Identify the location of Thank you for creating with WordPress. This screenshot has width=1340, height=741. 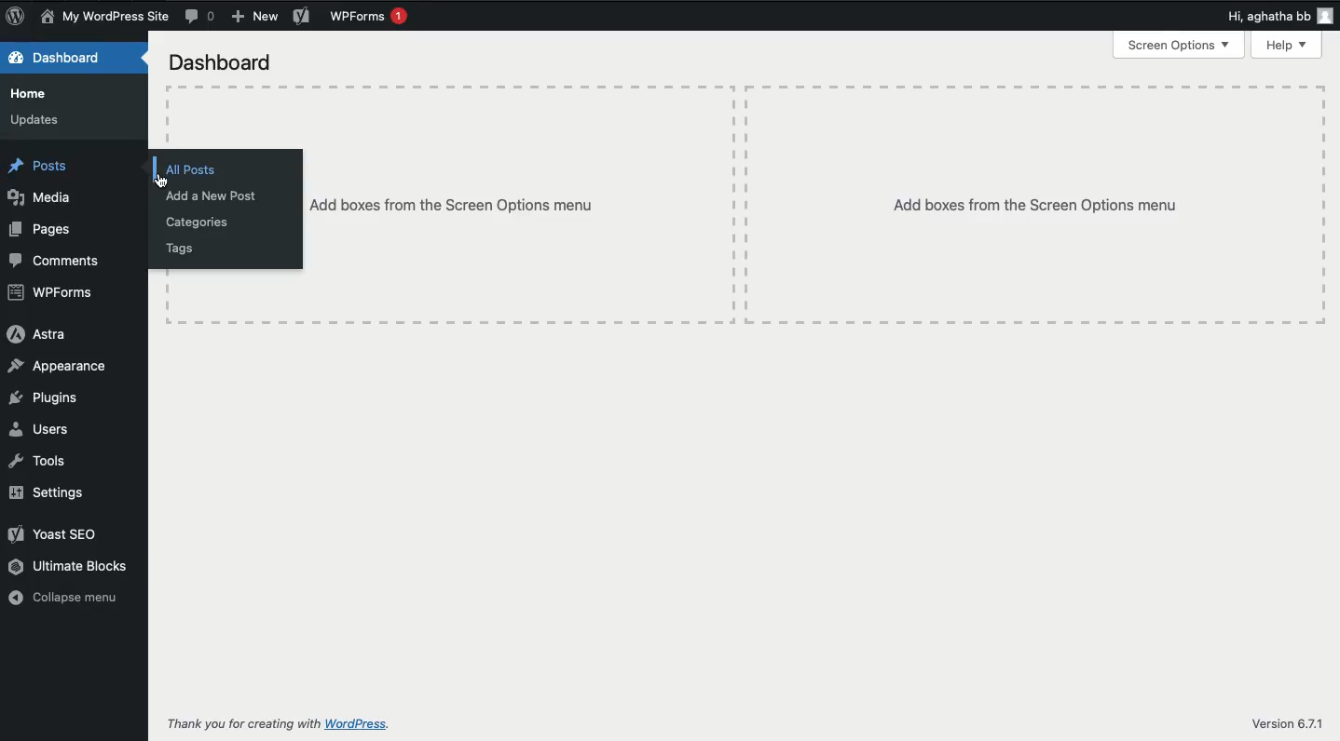
(277, 725).